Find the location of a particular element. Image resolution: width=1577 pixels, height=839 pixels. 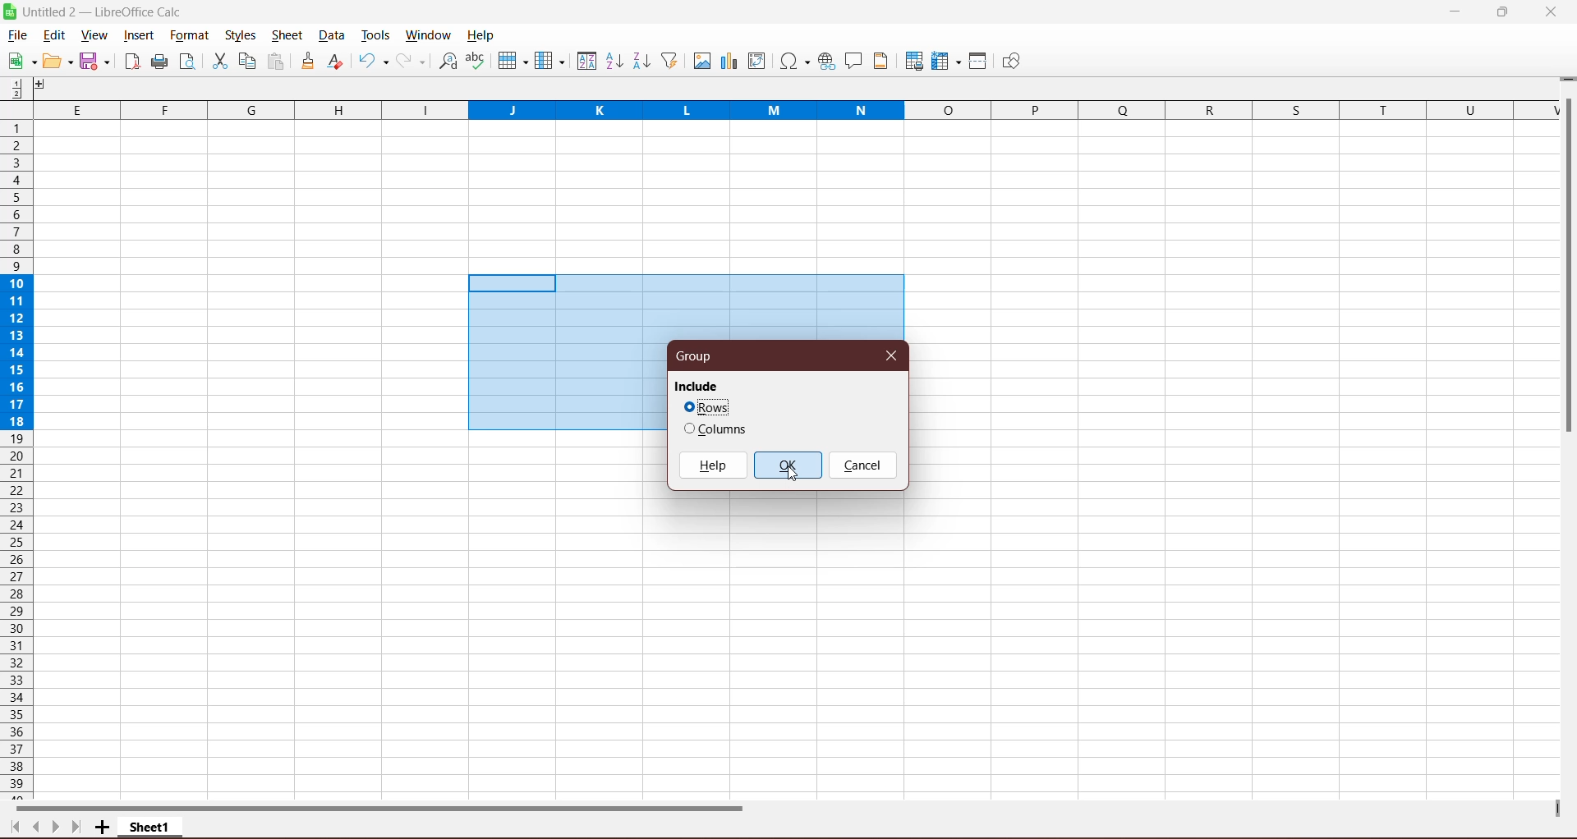

Headers and Footers is located at coordinates (883, 61).